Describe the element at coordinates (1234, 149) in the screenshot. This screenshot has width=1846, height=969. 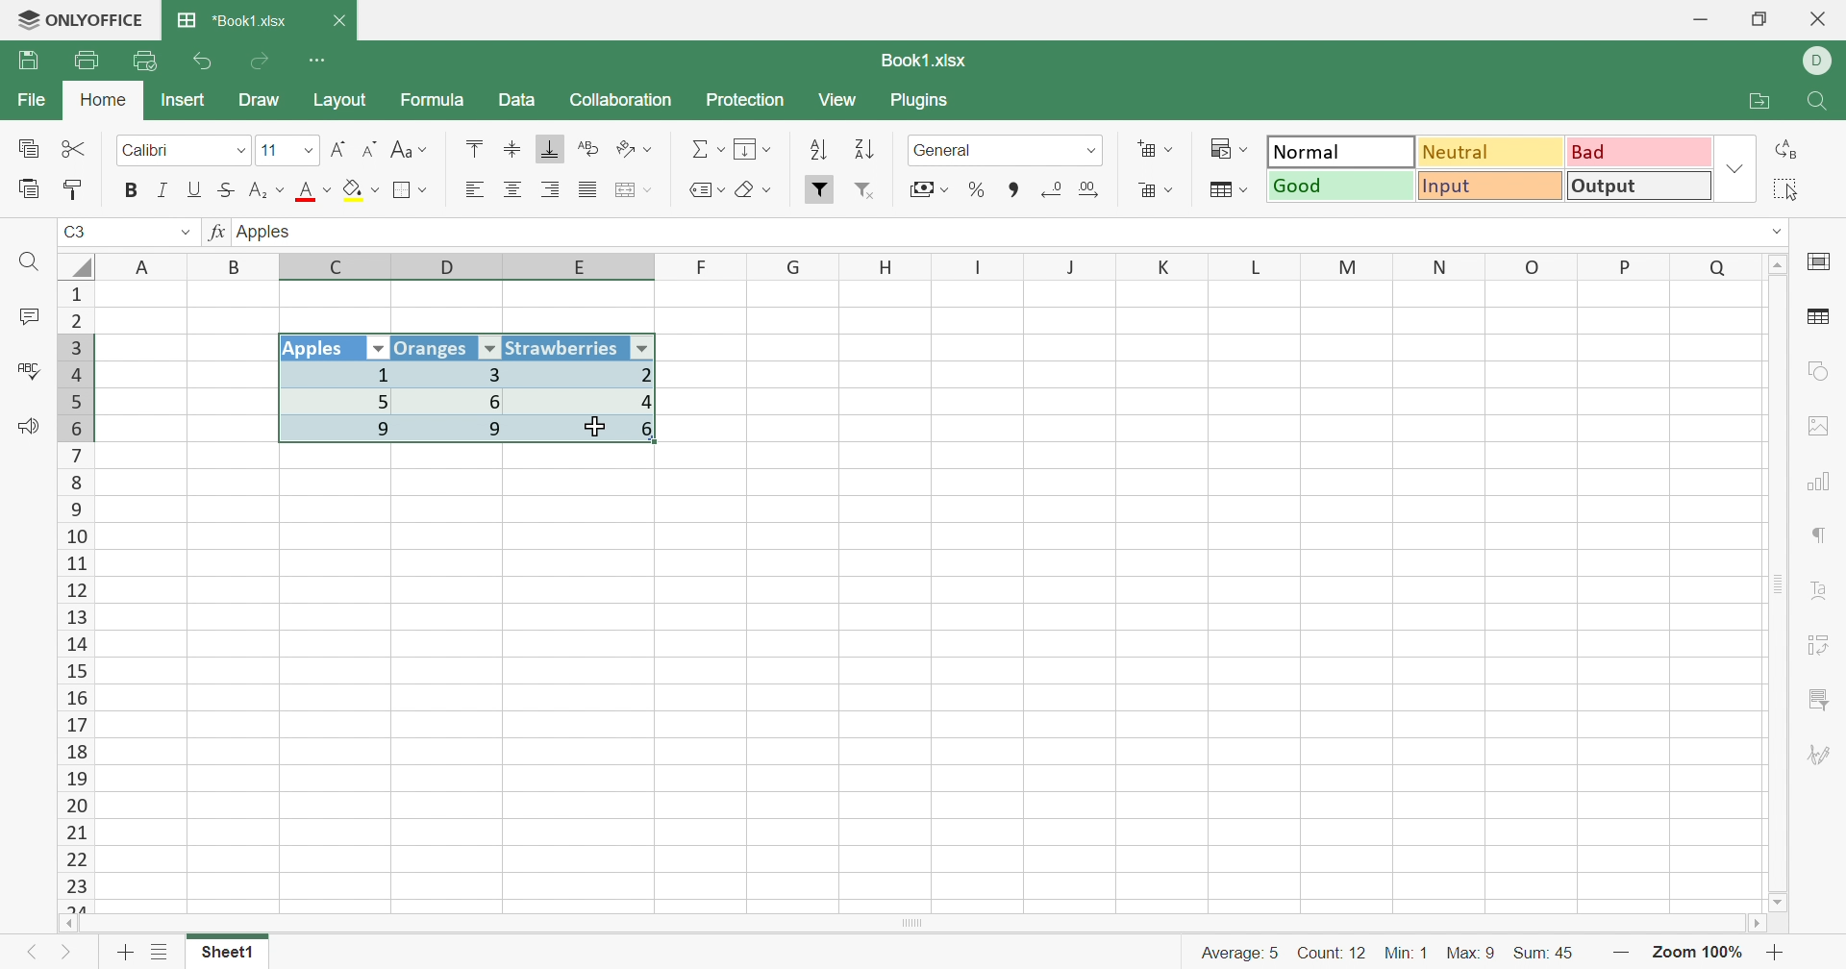
I see `Conditional formatting` at that location.